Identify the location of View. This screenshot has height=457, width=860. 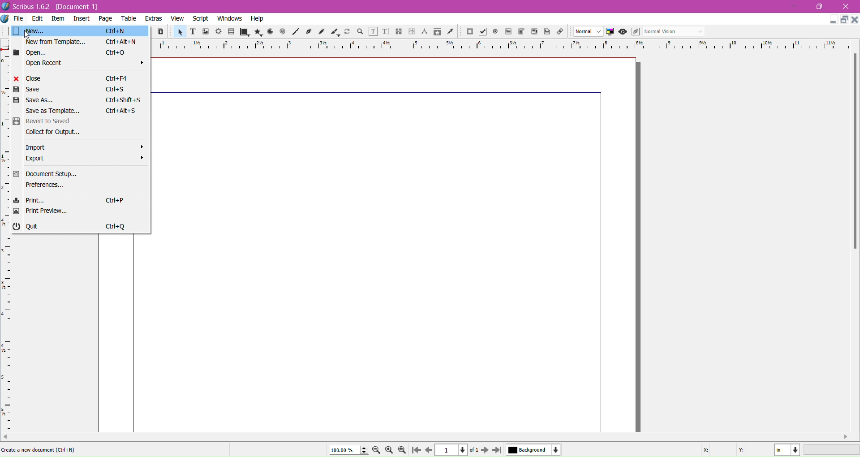
(178, 19).